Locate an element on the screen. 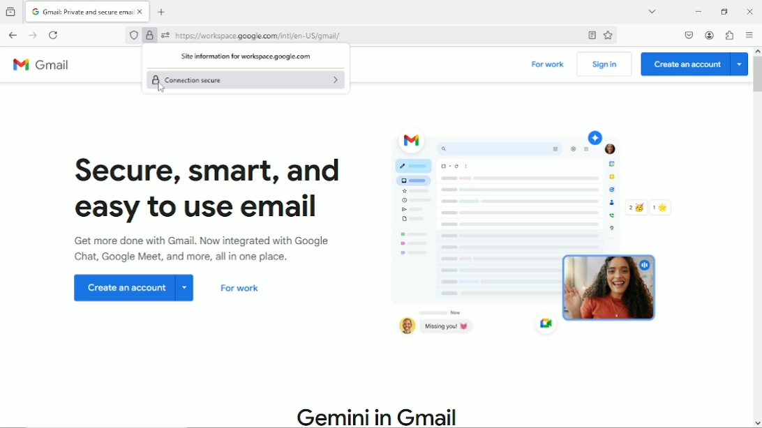 The height and width of the screenshot is (428, 762). Vertical scrollbar is located at coordinates (757, 76).